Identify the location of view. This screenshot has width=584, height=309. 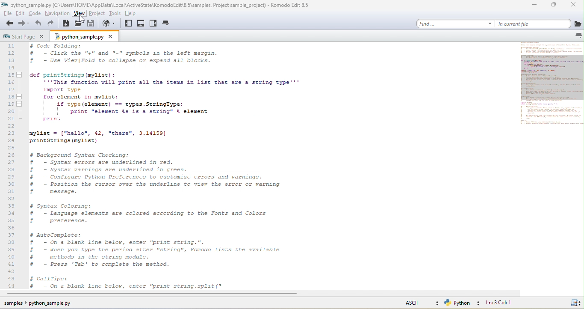
(80, 15).